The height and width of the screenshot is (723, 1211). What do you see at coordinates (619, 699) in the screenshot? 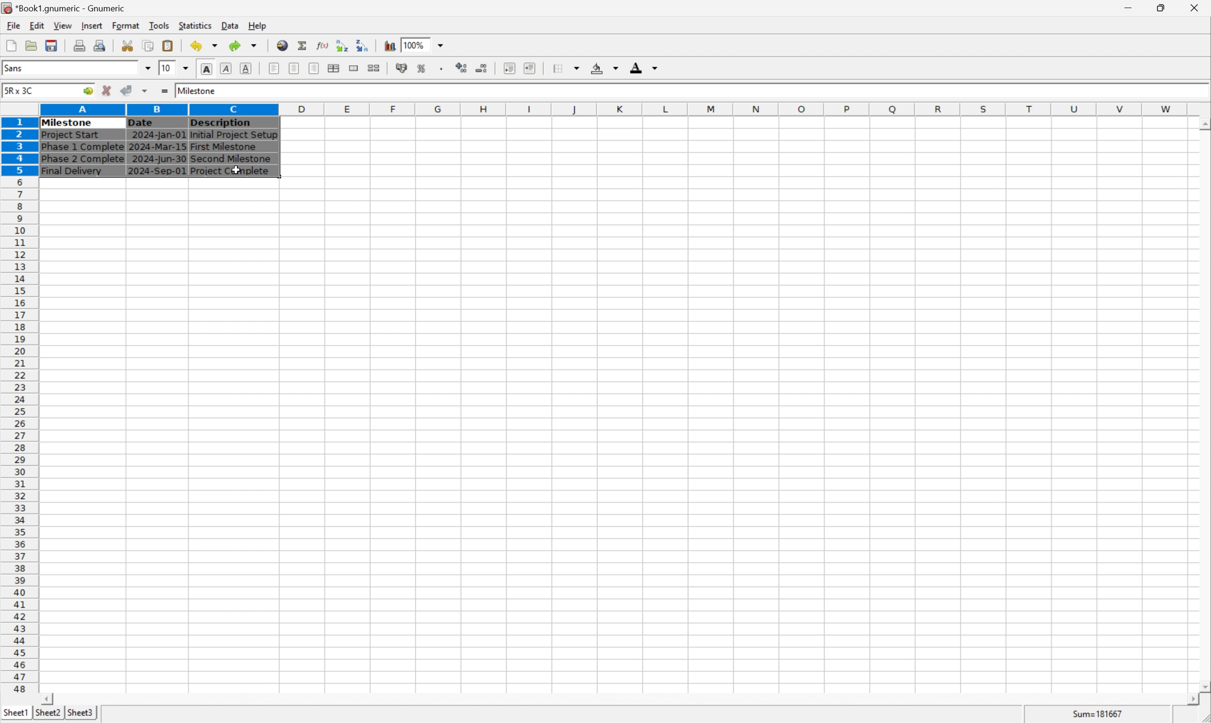
I see `scroll bar` at bounding box center [619, 699].